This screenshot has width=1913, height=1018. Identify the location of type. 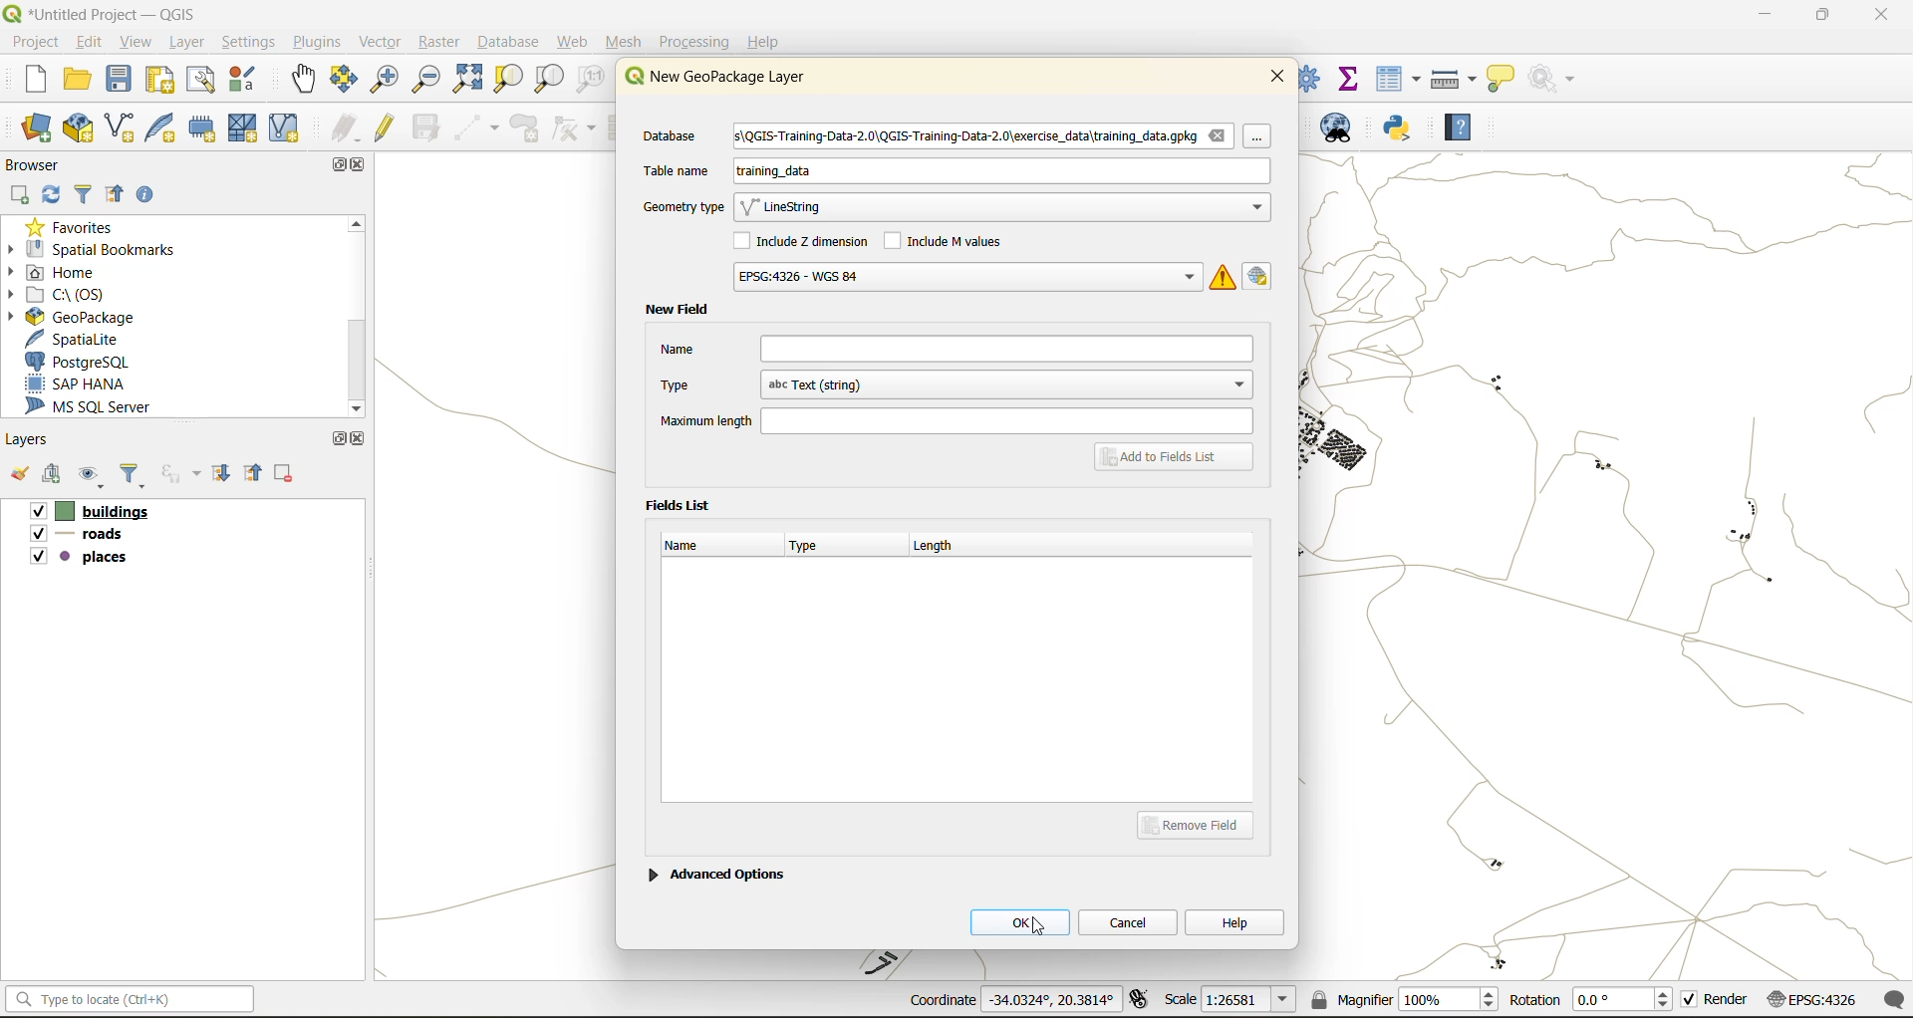
(814, 548).